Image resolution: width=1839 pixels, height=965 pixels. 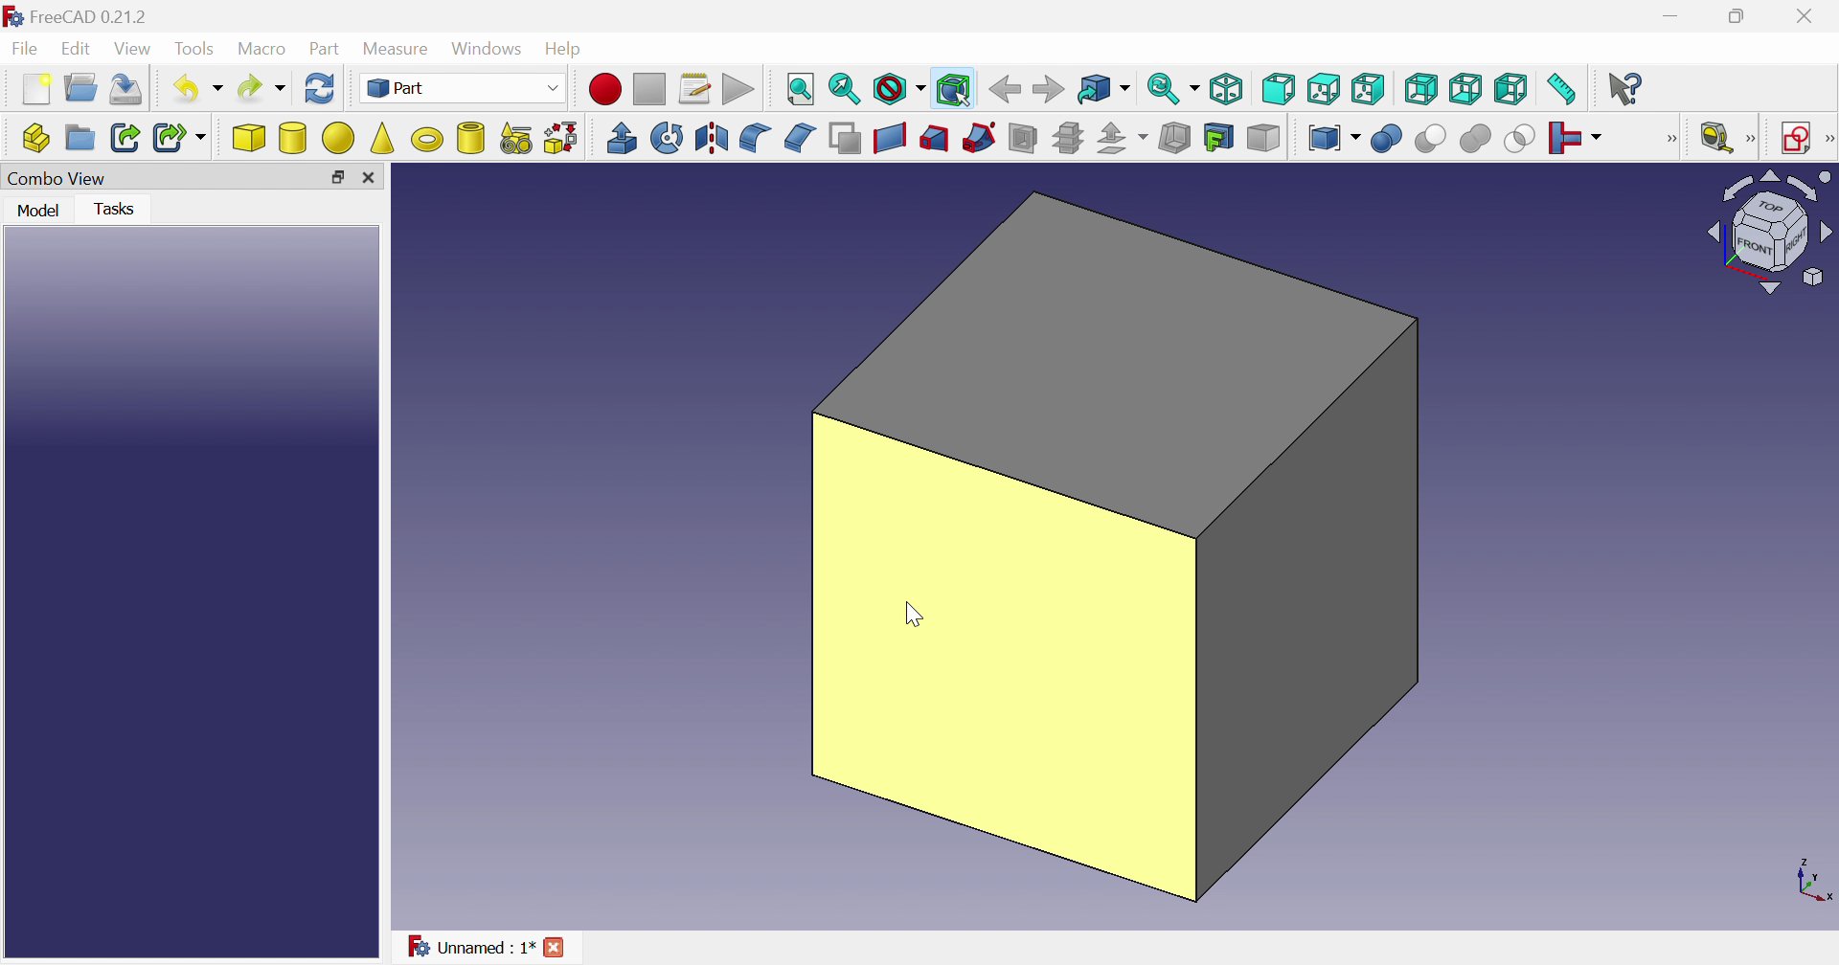 I want to click on Create tube, so click(x=470, y=137).